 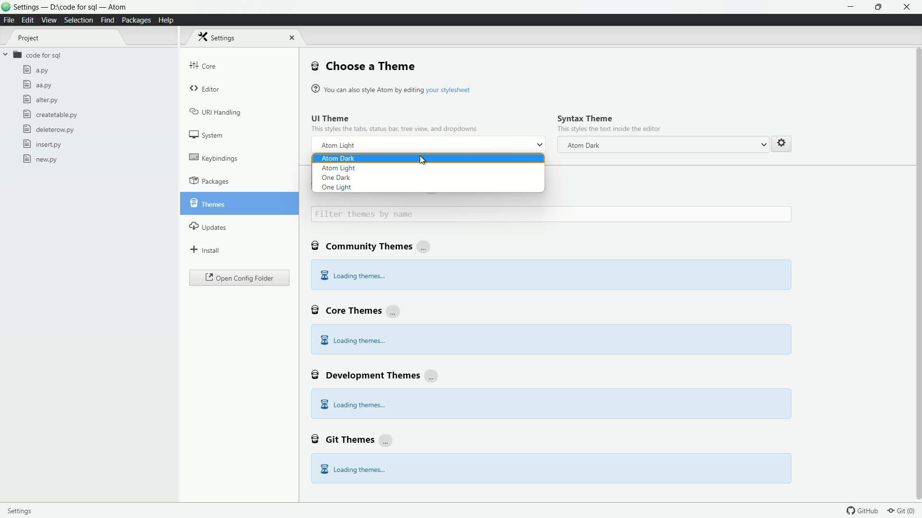 What do you see at coordinates (666, 145) in the screenshot?
I see `atom dark` at bounding box center [666, 145].